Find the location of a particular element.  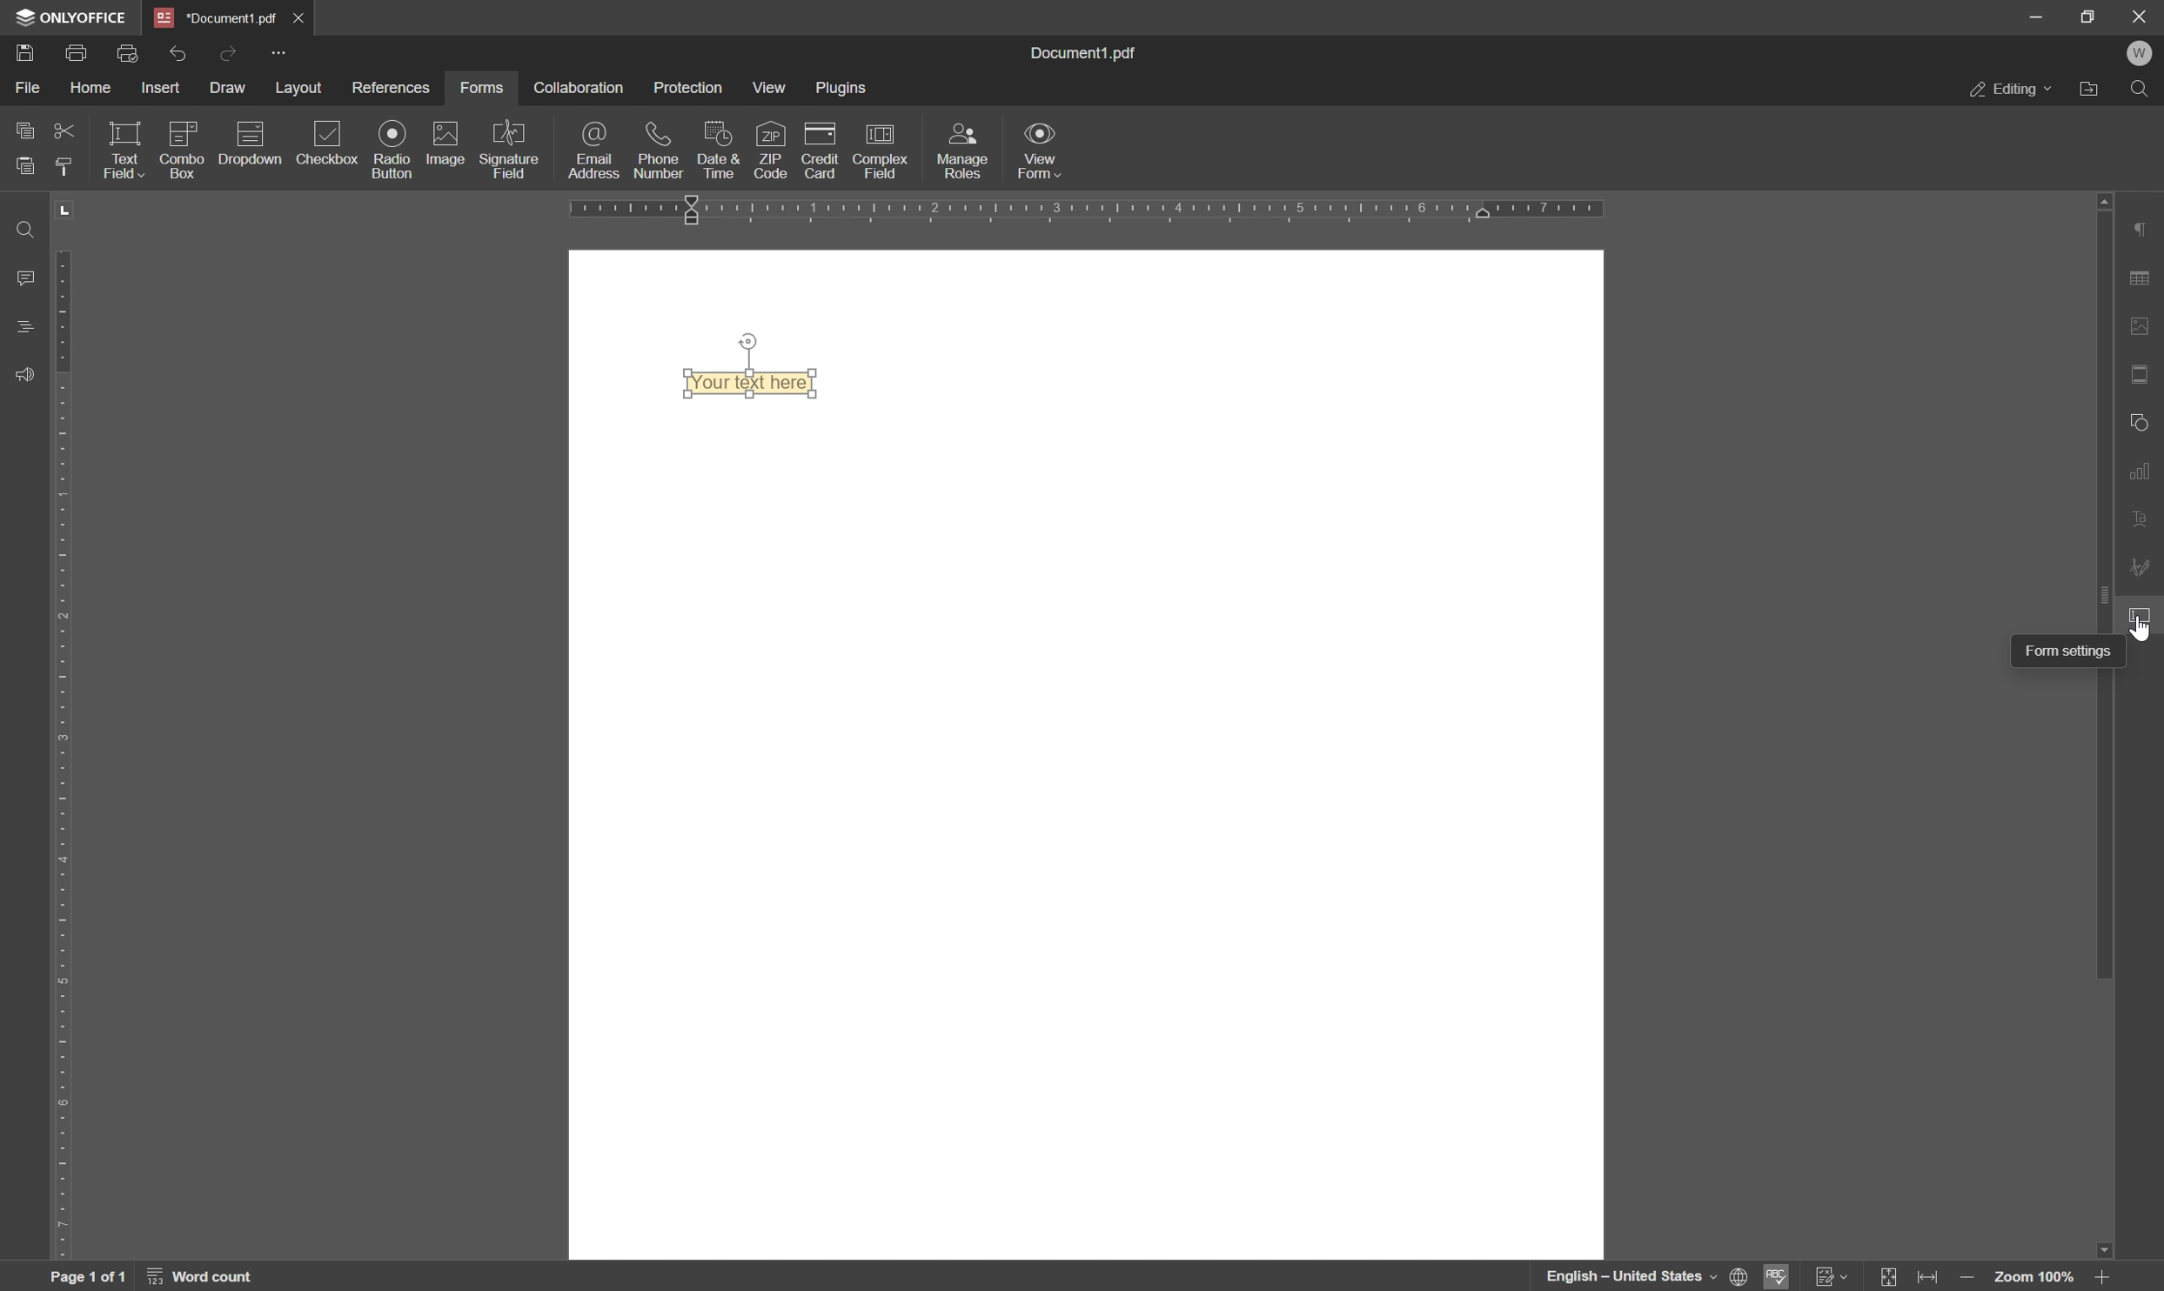

signature settings is located at coordinates (2142, 565).